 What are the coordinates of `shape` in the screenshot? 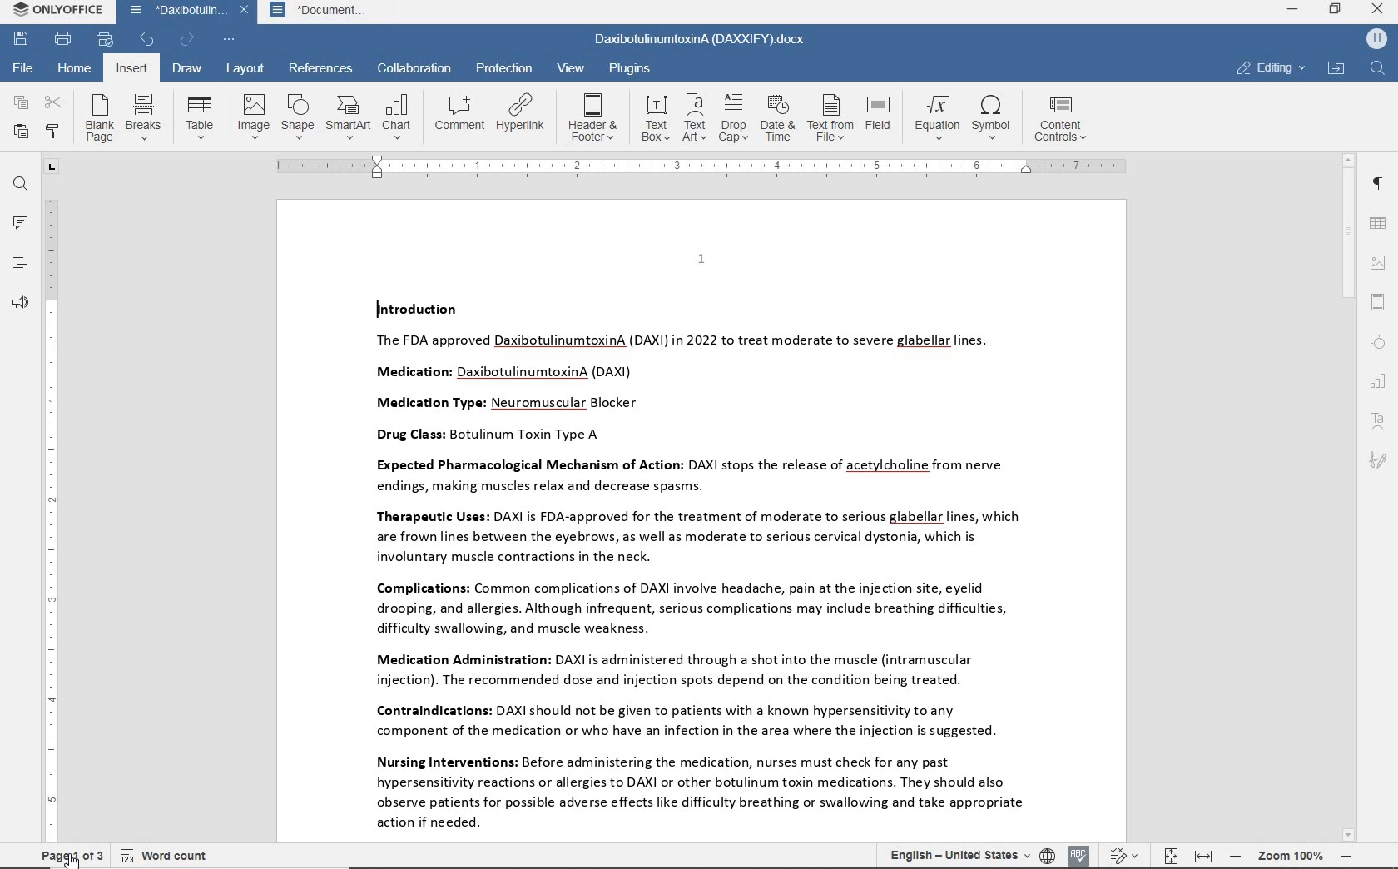 It's located at (1378, 343).